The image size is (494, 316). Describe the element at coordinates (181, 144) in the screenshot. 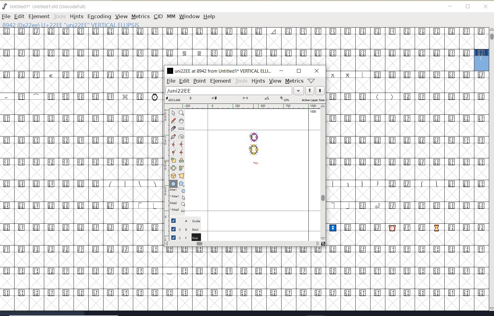

I see `add a curve point always either horizontal or vertical` at that location.